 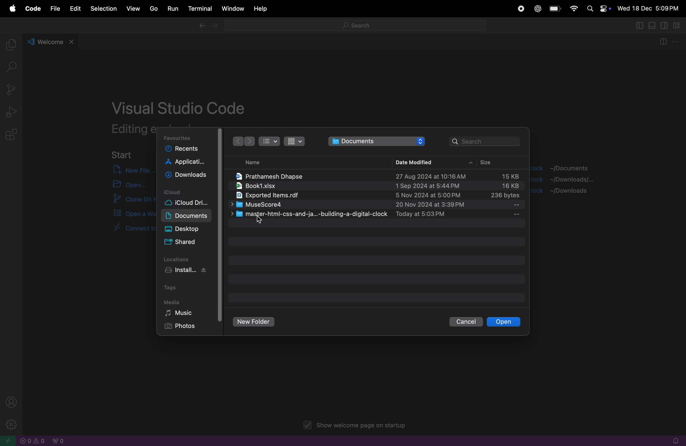 I want to click on search bar, so click(x=354, y=27).